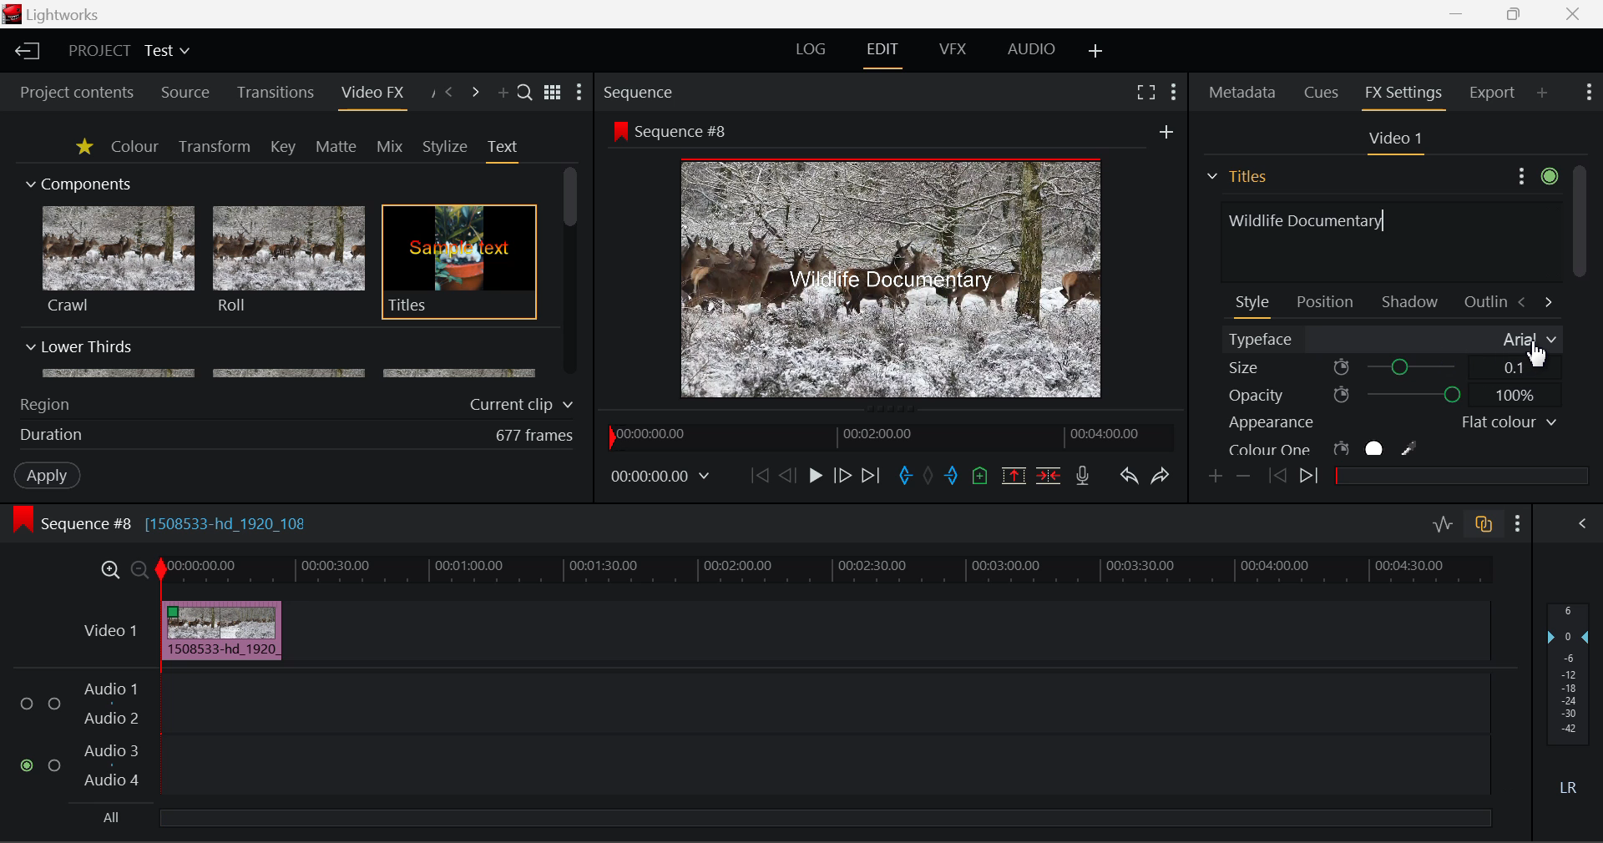 The width and height of the screenshot is (1603, 843). Describe the element at coordinates (554, 93) in the screenshot. I see `Toggle list and title view` at that location.